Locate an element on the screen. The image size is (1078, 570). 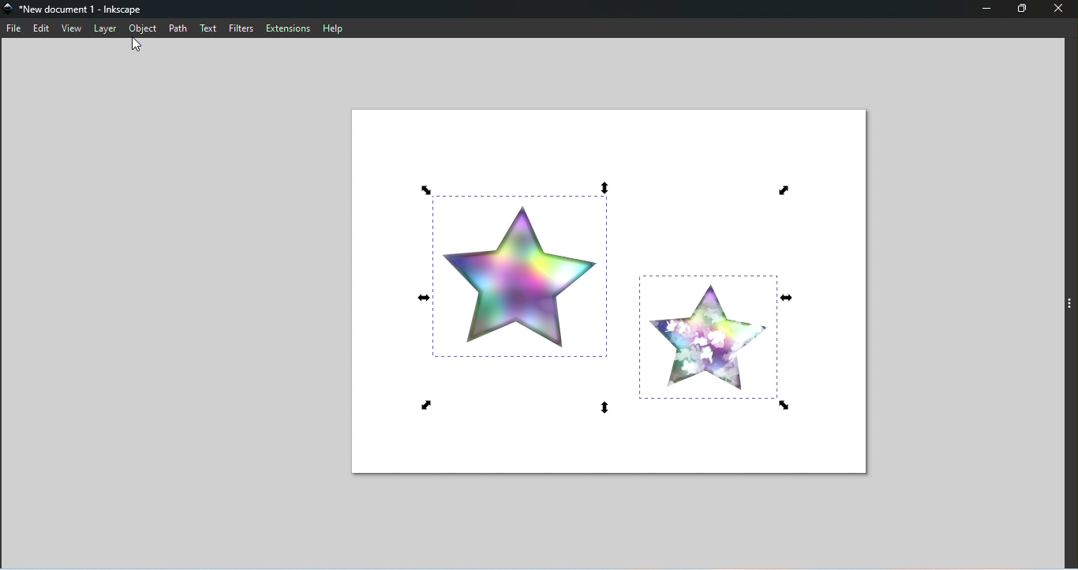
Path is located at coordinates (178, 27).